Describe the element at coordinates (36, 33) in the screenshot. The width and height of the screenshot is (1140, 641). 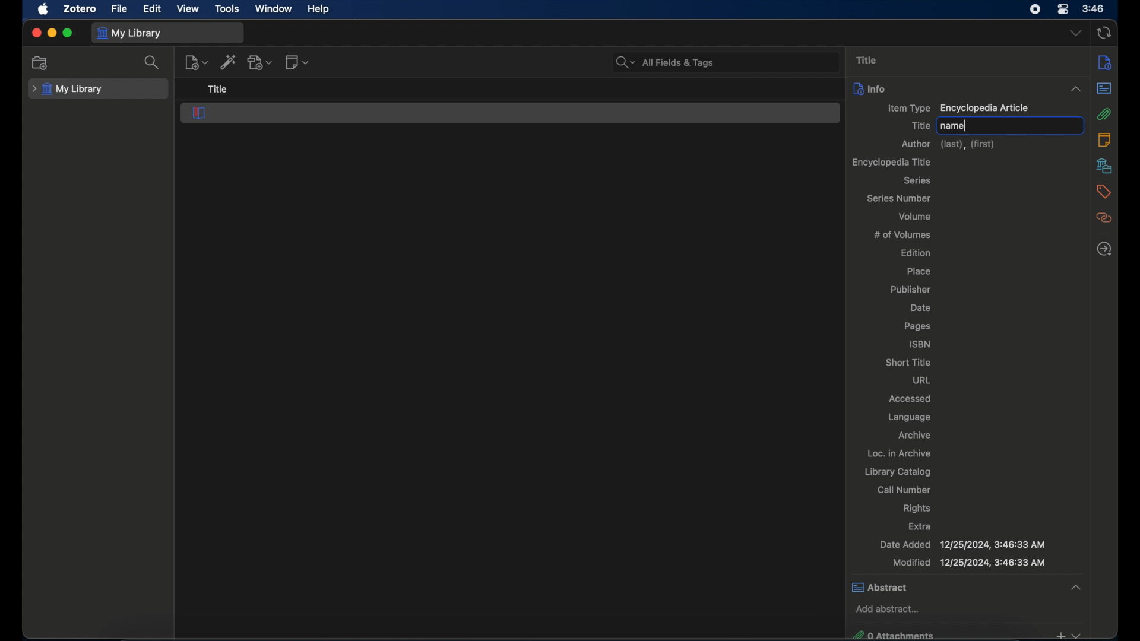
I see `close` at that location.